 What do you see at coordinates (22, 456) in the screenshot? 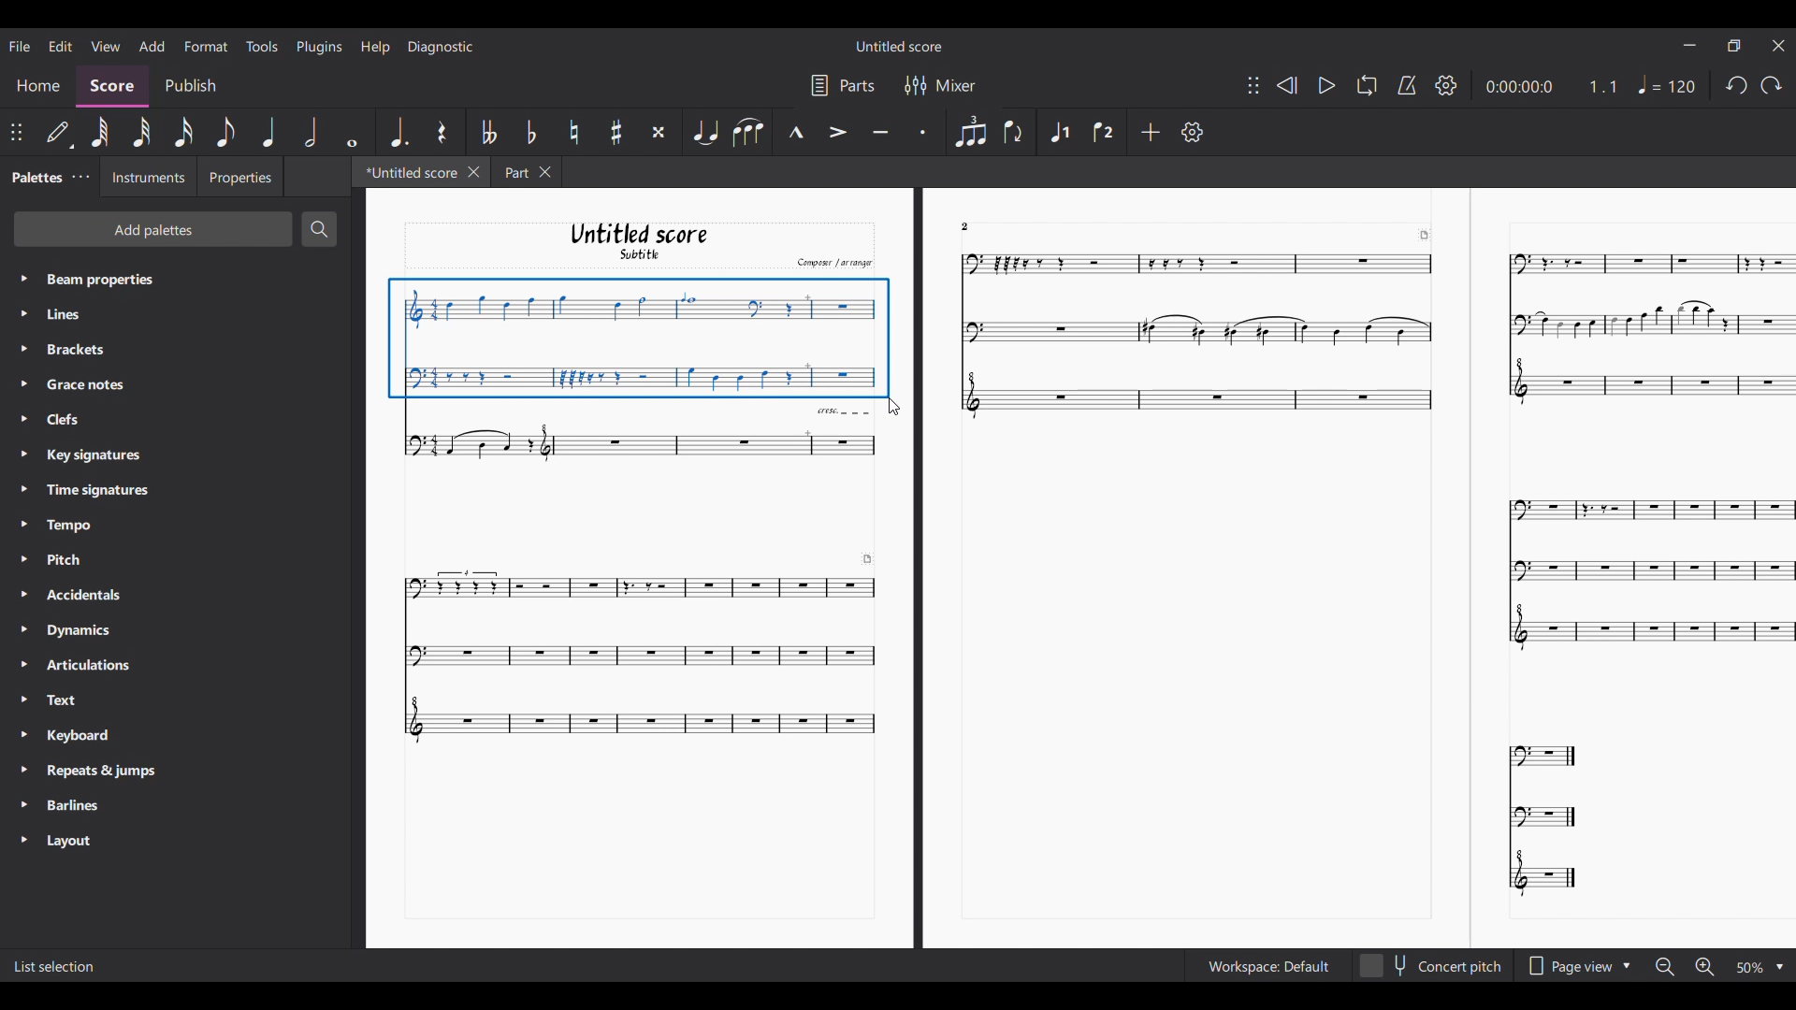
I see `` at bounding box center [22, 456].